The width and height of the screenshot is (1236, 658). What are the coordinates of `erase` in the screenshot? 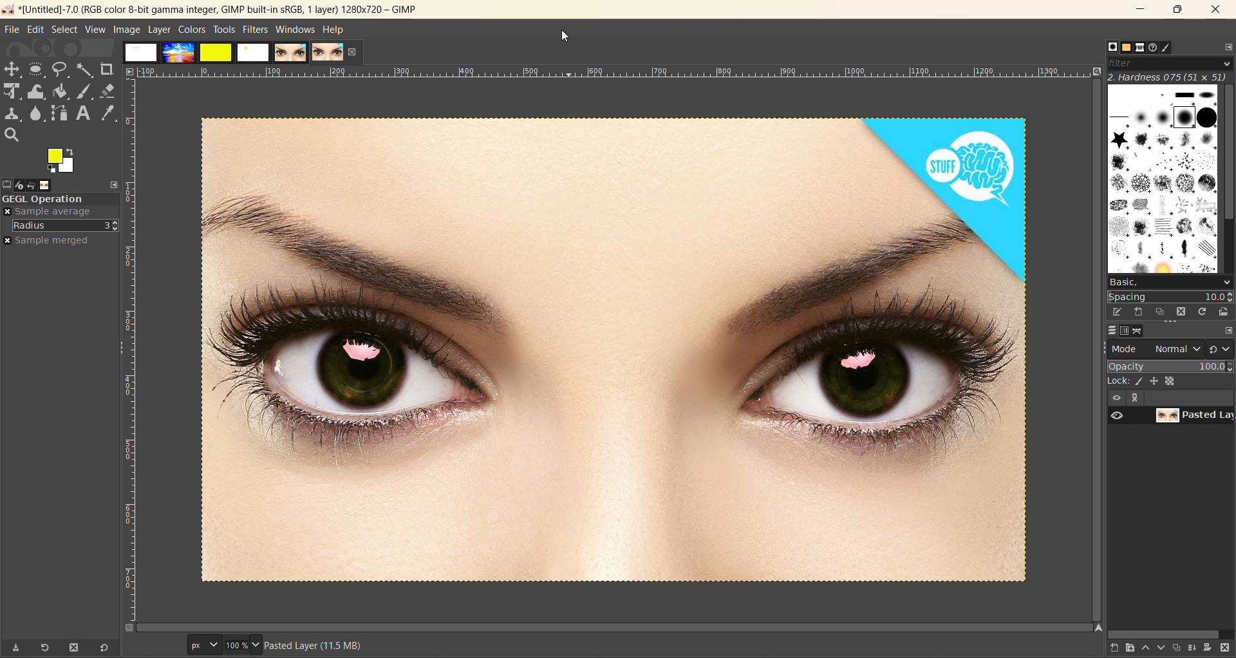 It's located at (109, 91).